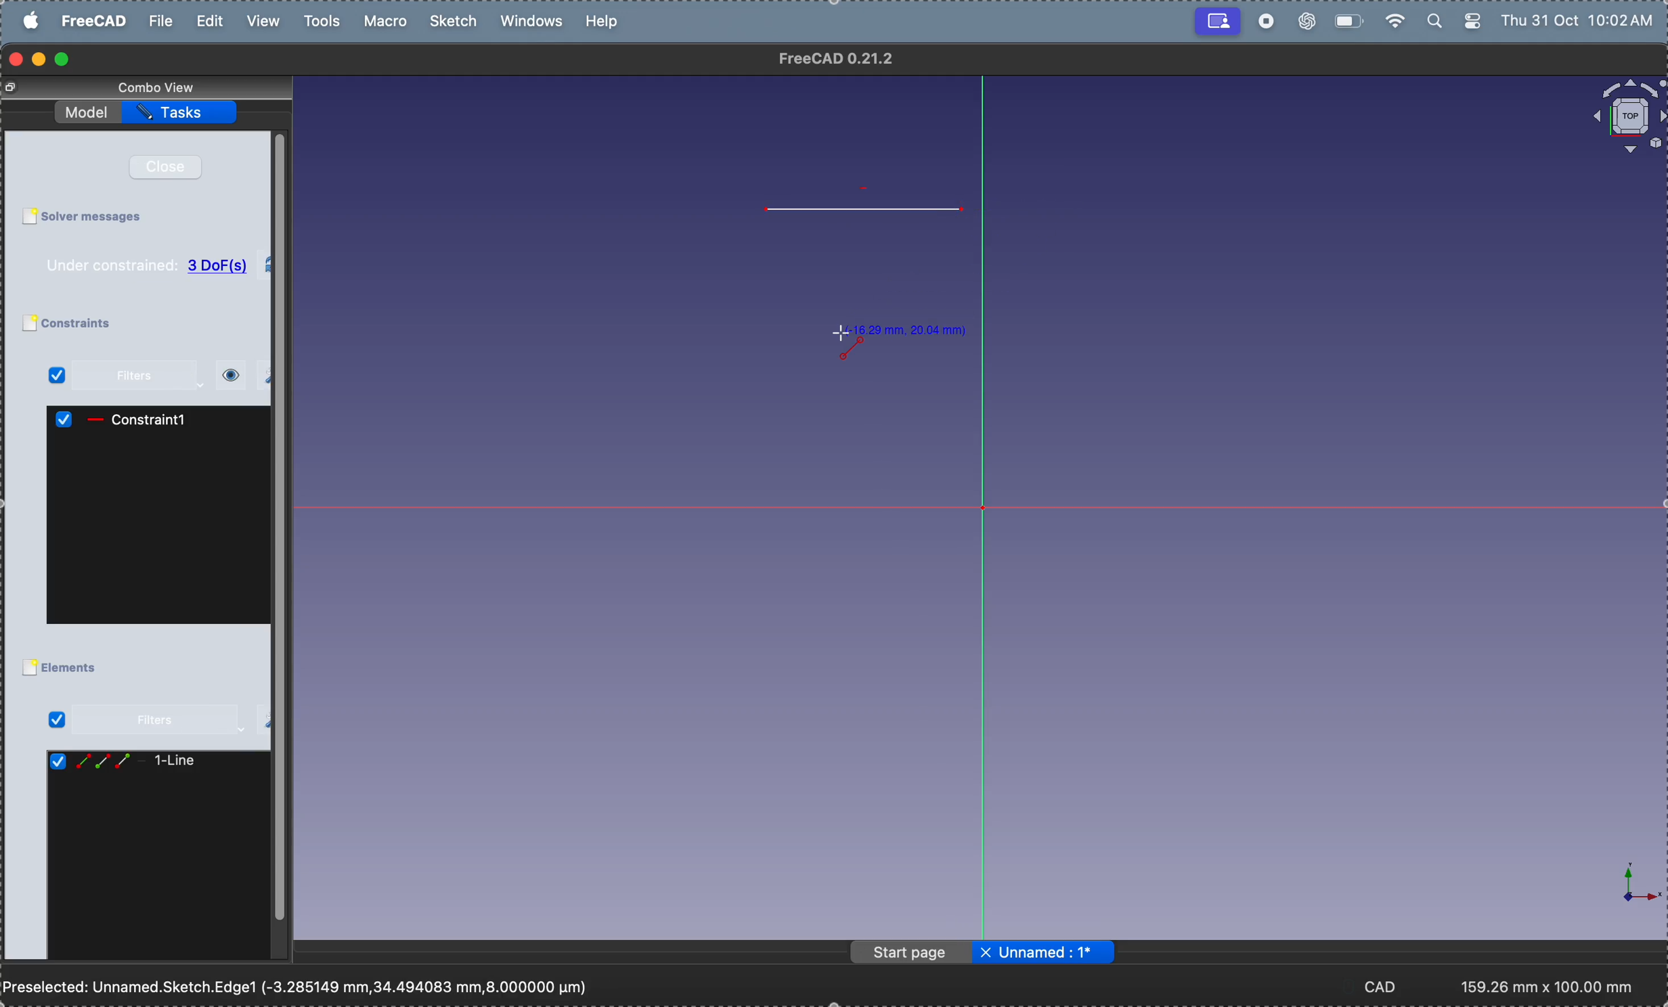 The height and width of the screenshot is (1007, 1668). Describe the element at coordinates (604, 20) in the screenshot. I see `help` at that location.